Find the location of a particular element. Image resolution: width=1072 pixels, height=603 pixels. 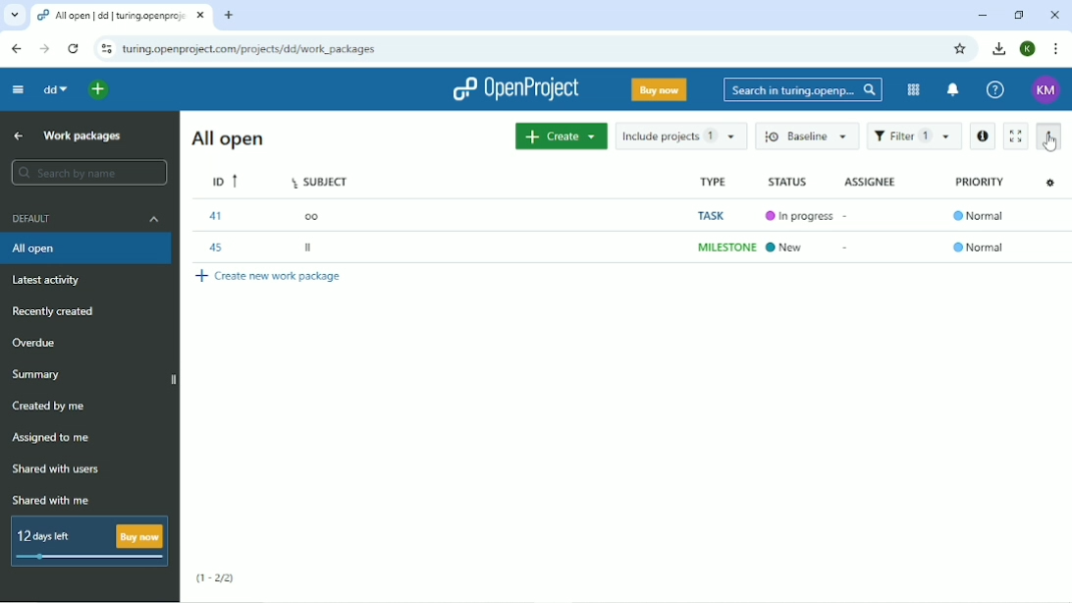

ll is located at coordinates (311, 247).